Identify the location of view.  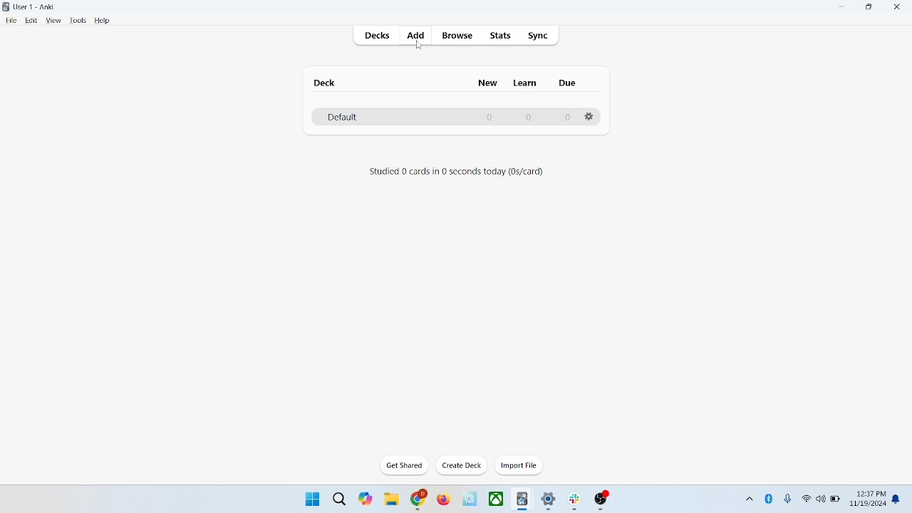
(54, 21).